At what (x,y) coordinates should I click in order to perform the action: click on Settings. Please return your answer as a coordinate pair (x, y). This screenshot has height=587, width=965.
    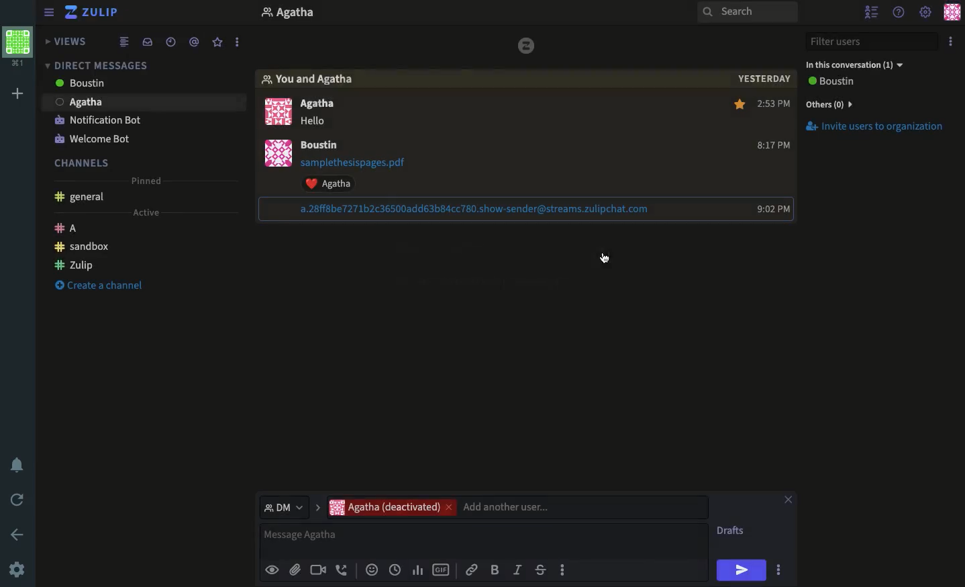
    Looking at the image, I should click on (17, 571).